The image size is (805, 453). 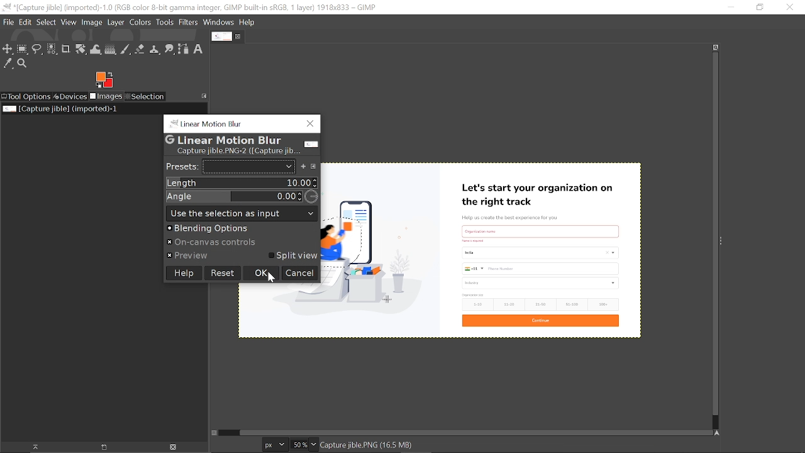 I want to click on Unified transform tool, so click(x=80, y=50).